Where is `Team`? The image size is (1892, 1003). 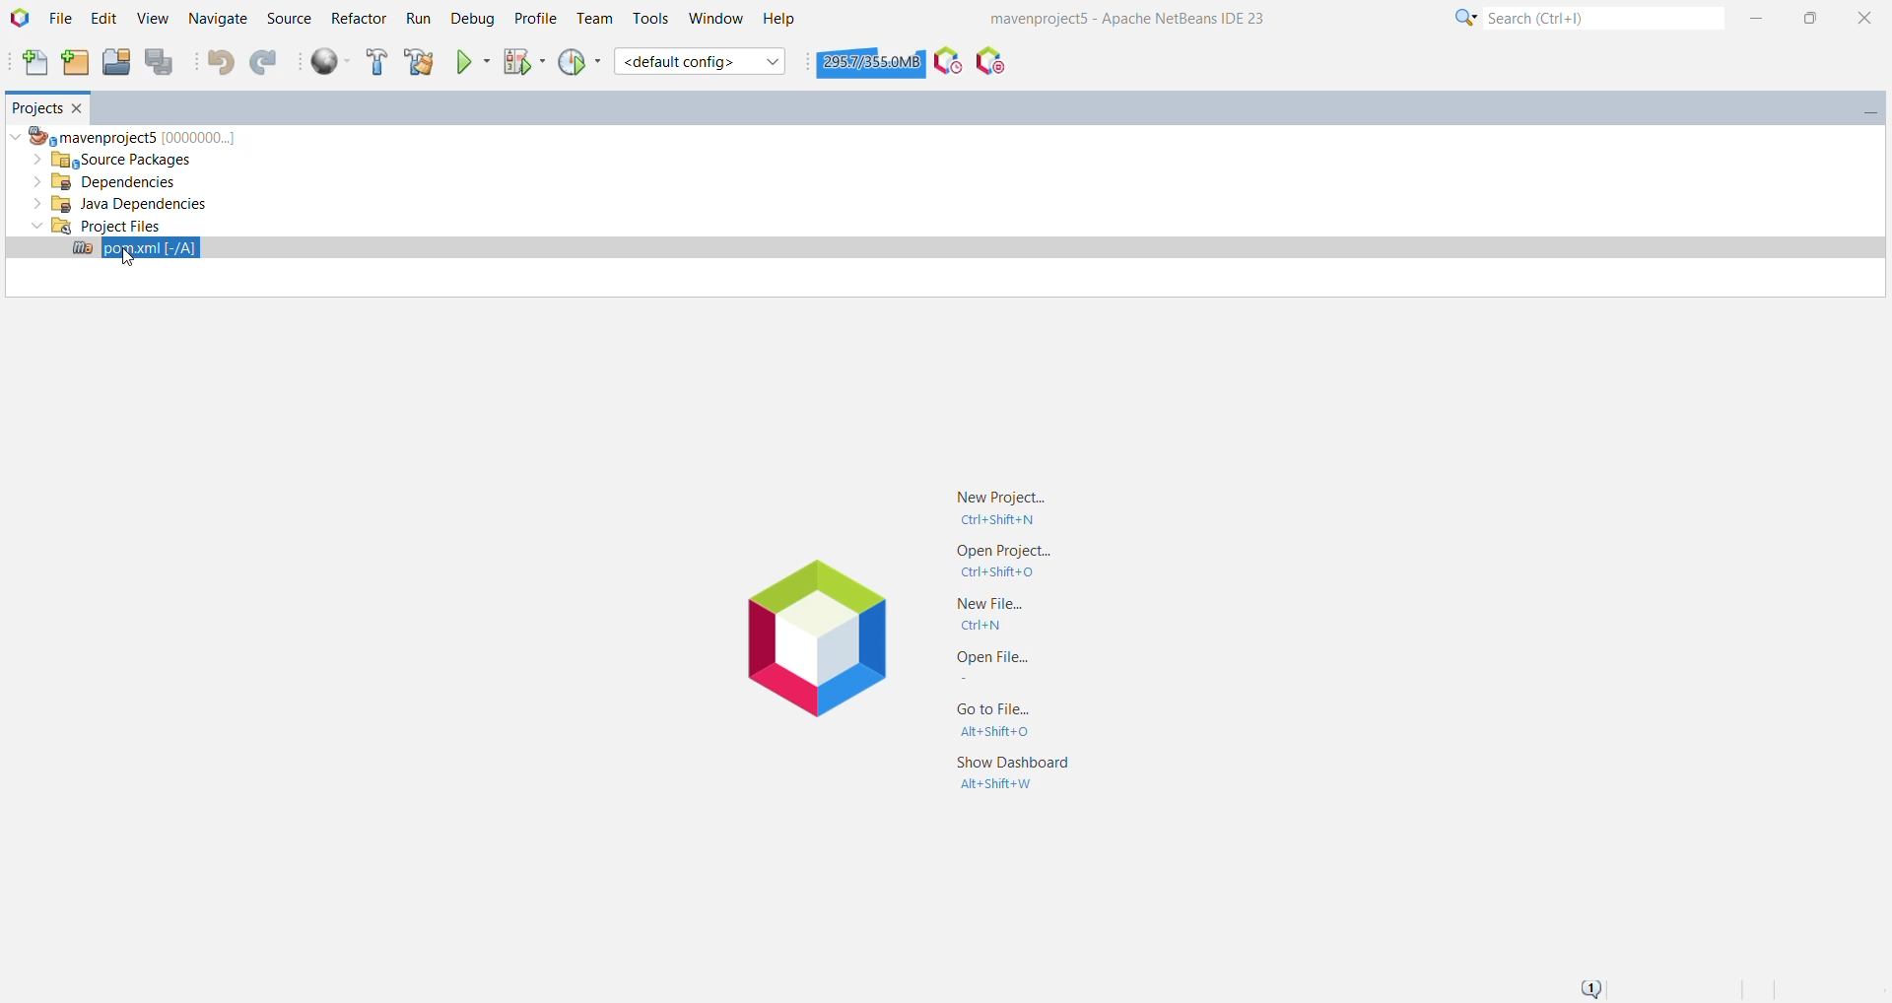
Team is located at coordinates (592, 19).